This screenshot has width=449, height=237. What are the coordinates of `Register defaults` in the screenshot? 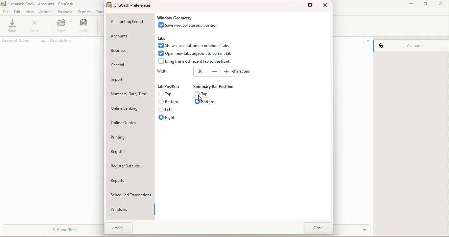 It's located at (131, 166).